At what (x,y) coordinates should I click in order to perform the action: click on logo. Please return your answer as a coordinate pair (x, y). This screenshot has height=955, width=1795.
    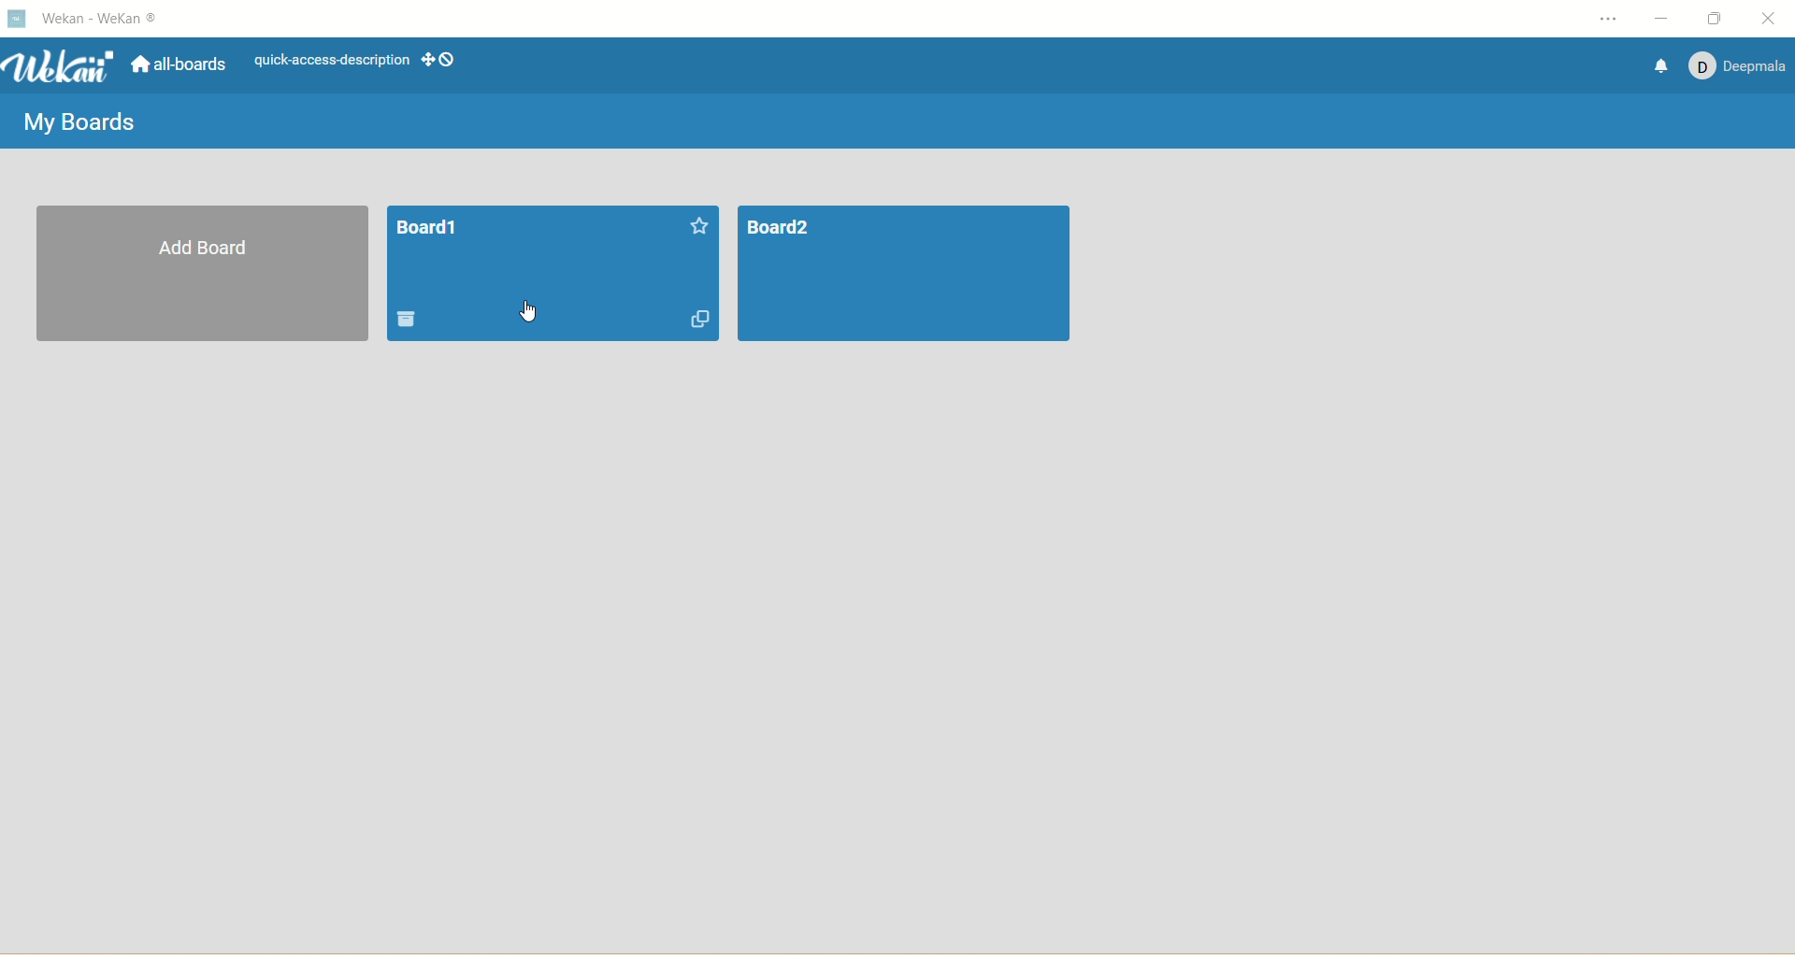
    Looking at the image, I should click on (20, 19).